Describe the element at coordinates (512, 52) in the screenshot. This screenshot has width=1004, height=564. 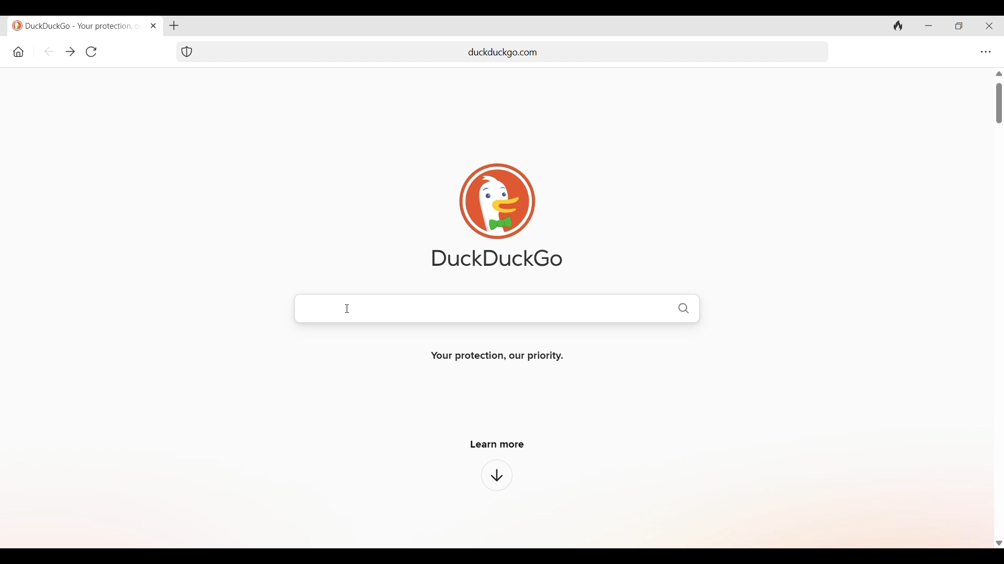
I see `add url` at that location.